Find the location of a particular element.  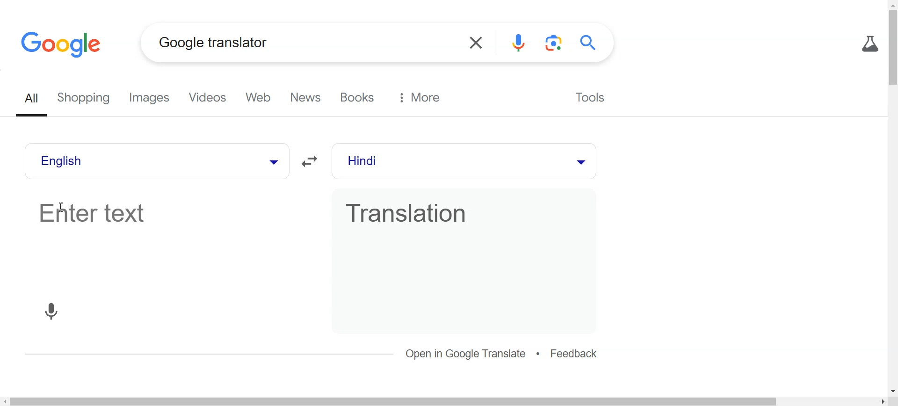

Shopping is located at coordinates (87, 99).